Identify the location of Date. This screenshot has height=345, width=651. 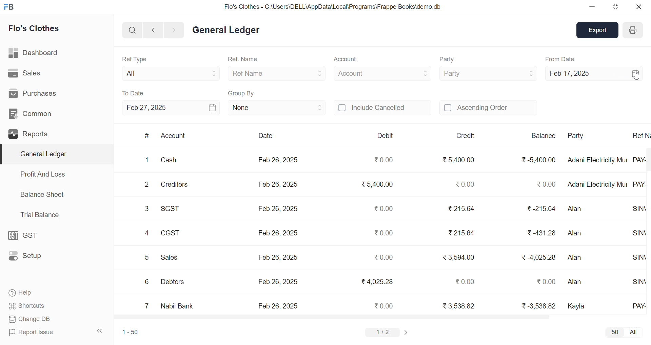
(265, 136).